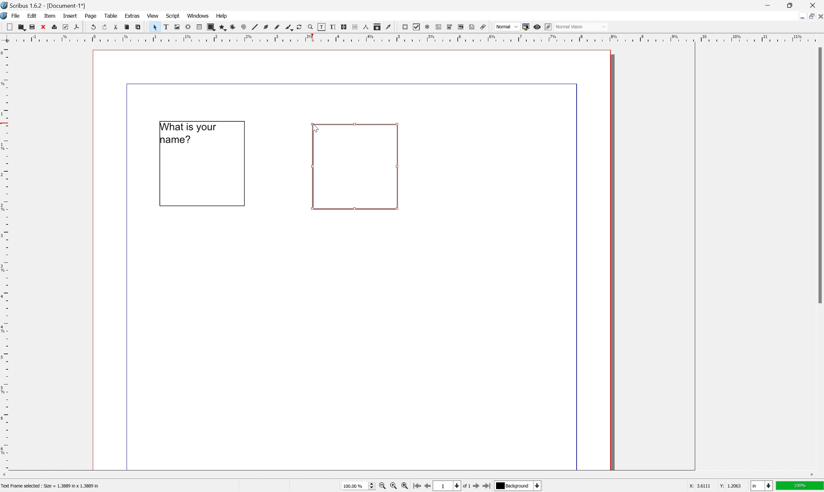  I want to click on minimize, so click(767, 5).